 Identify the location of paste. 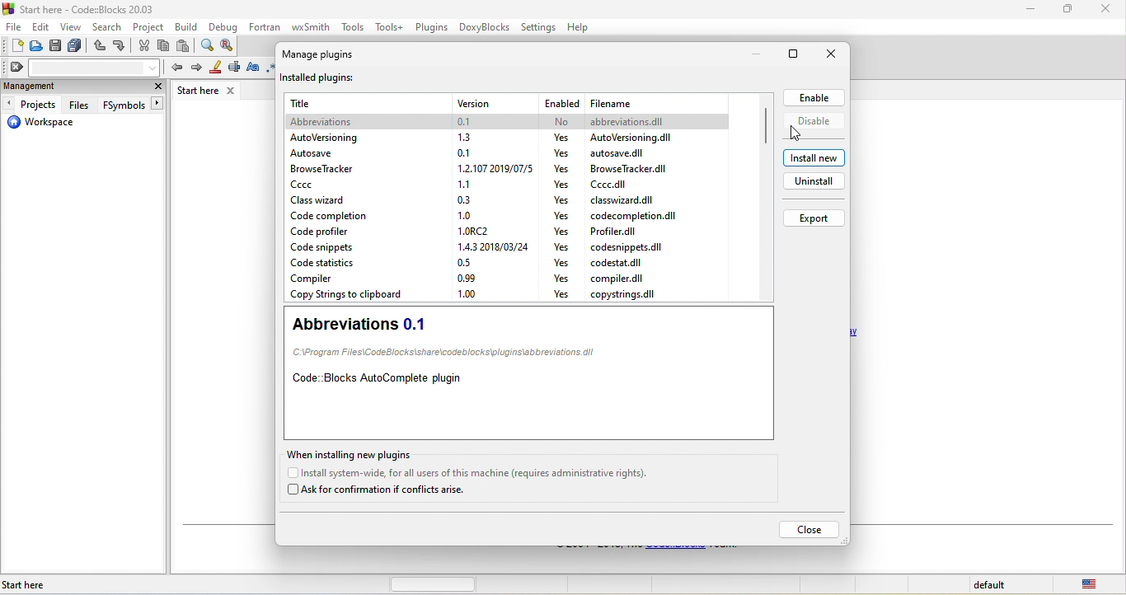
(186, 46).